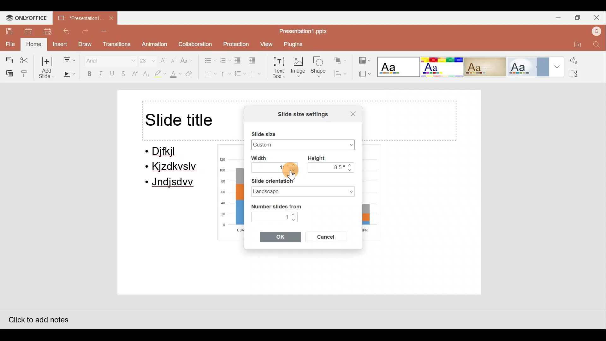  What do you see at coordinates (300, 114) in the screenshot?
I see `Slide size settings` at bounding box center [300, 114].